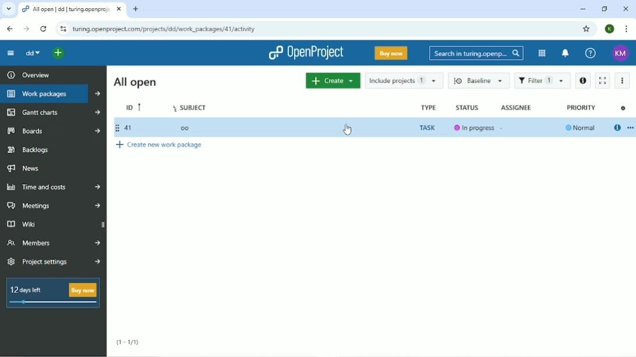 This screenshot has width=636, height=357. I want to click on Normal, so click(581, 128).